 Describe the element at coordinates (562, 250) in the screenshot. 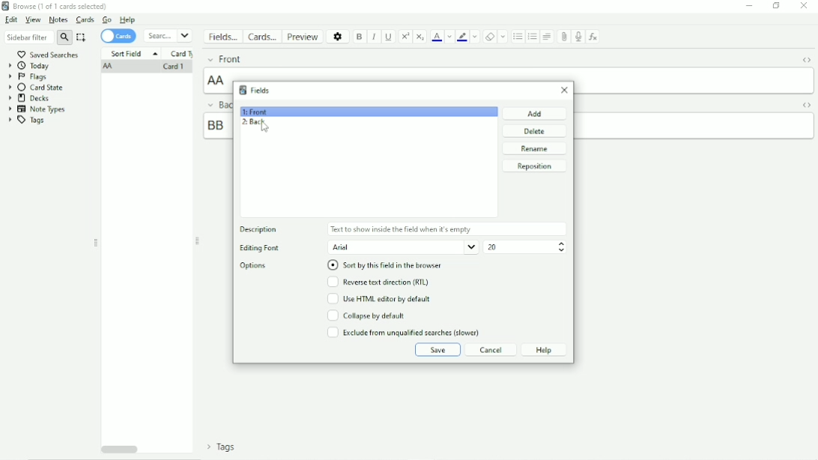

I see `Decrement value` at that location.